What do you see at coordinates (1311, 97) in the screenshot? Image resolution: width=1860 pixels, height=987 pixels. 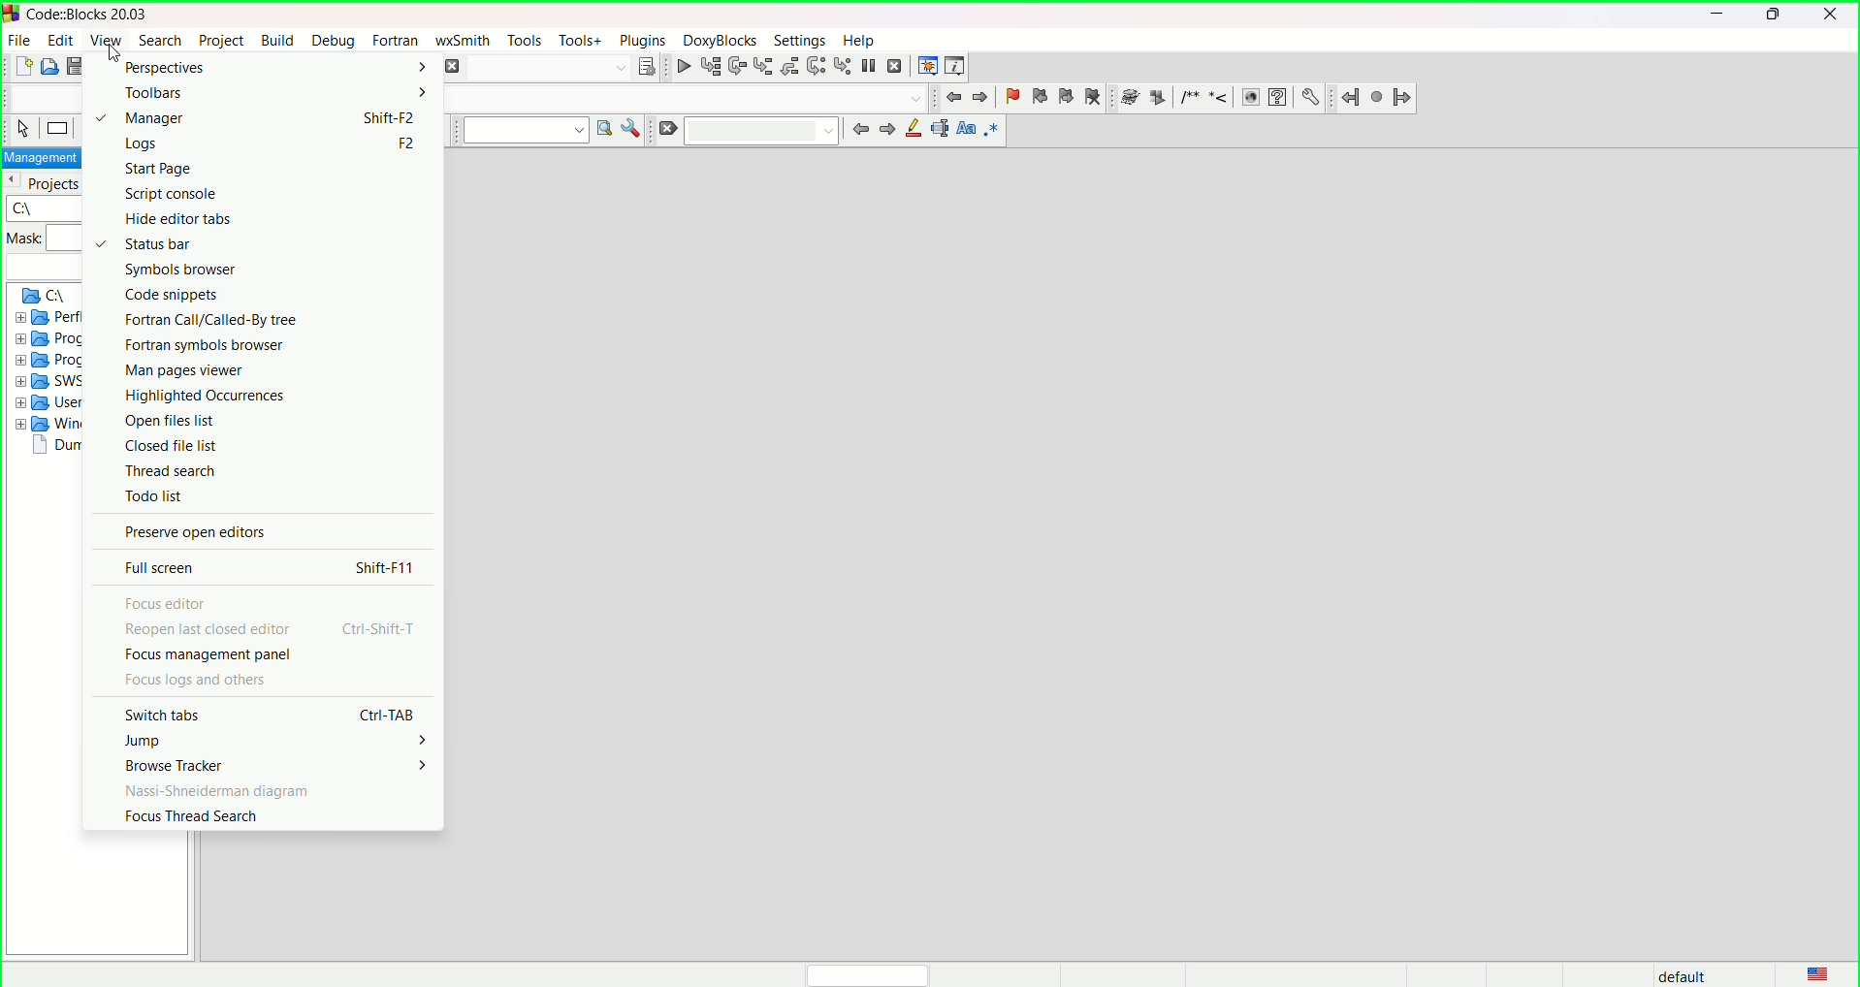 I see `Preferences` at bounding box center [1311, 97].